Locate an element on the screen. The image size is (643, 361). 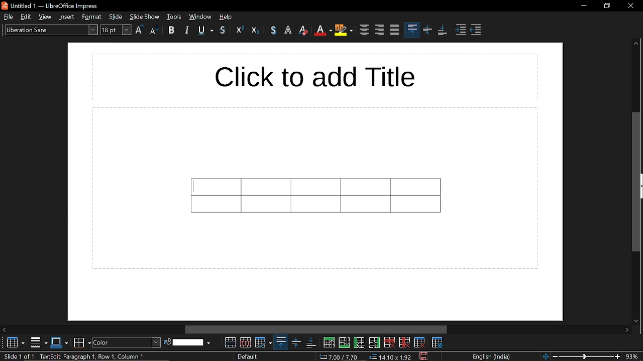
help is located at coordinates (227, 17).